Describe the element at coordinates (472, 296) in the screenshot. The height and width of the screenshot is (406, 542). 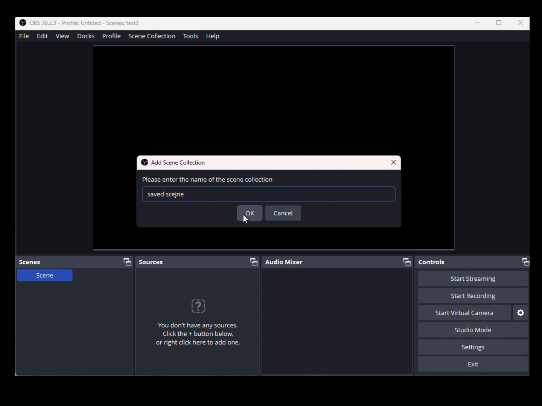
I see `Start Recording` at that location.